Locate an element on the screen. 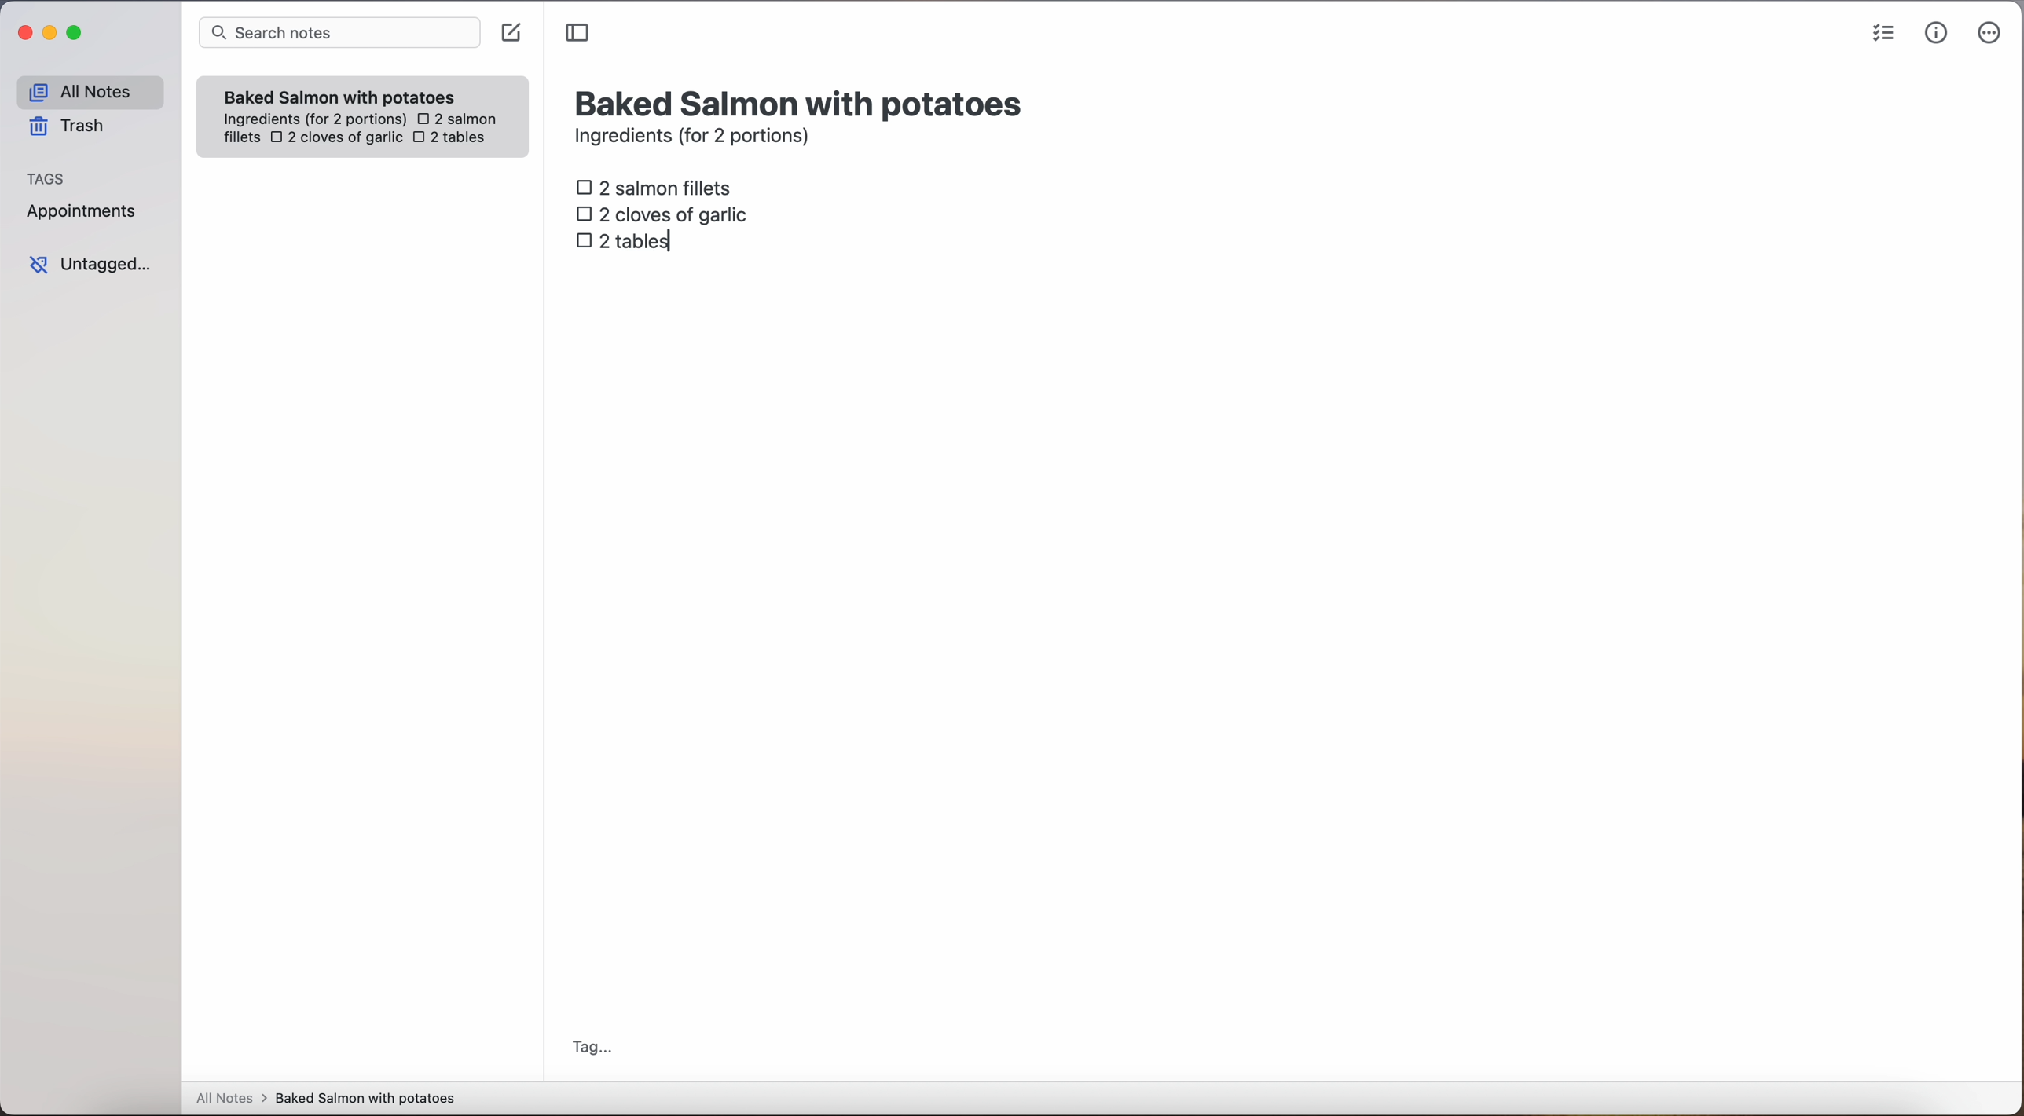  all notes > baked Salmon with potatoes is located at coordinates (326, 1097).